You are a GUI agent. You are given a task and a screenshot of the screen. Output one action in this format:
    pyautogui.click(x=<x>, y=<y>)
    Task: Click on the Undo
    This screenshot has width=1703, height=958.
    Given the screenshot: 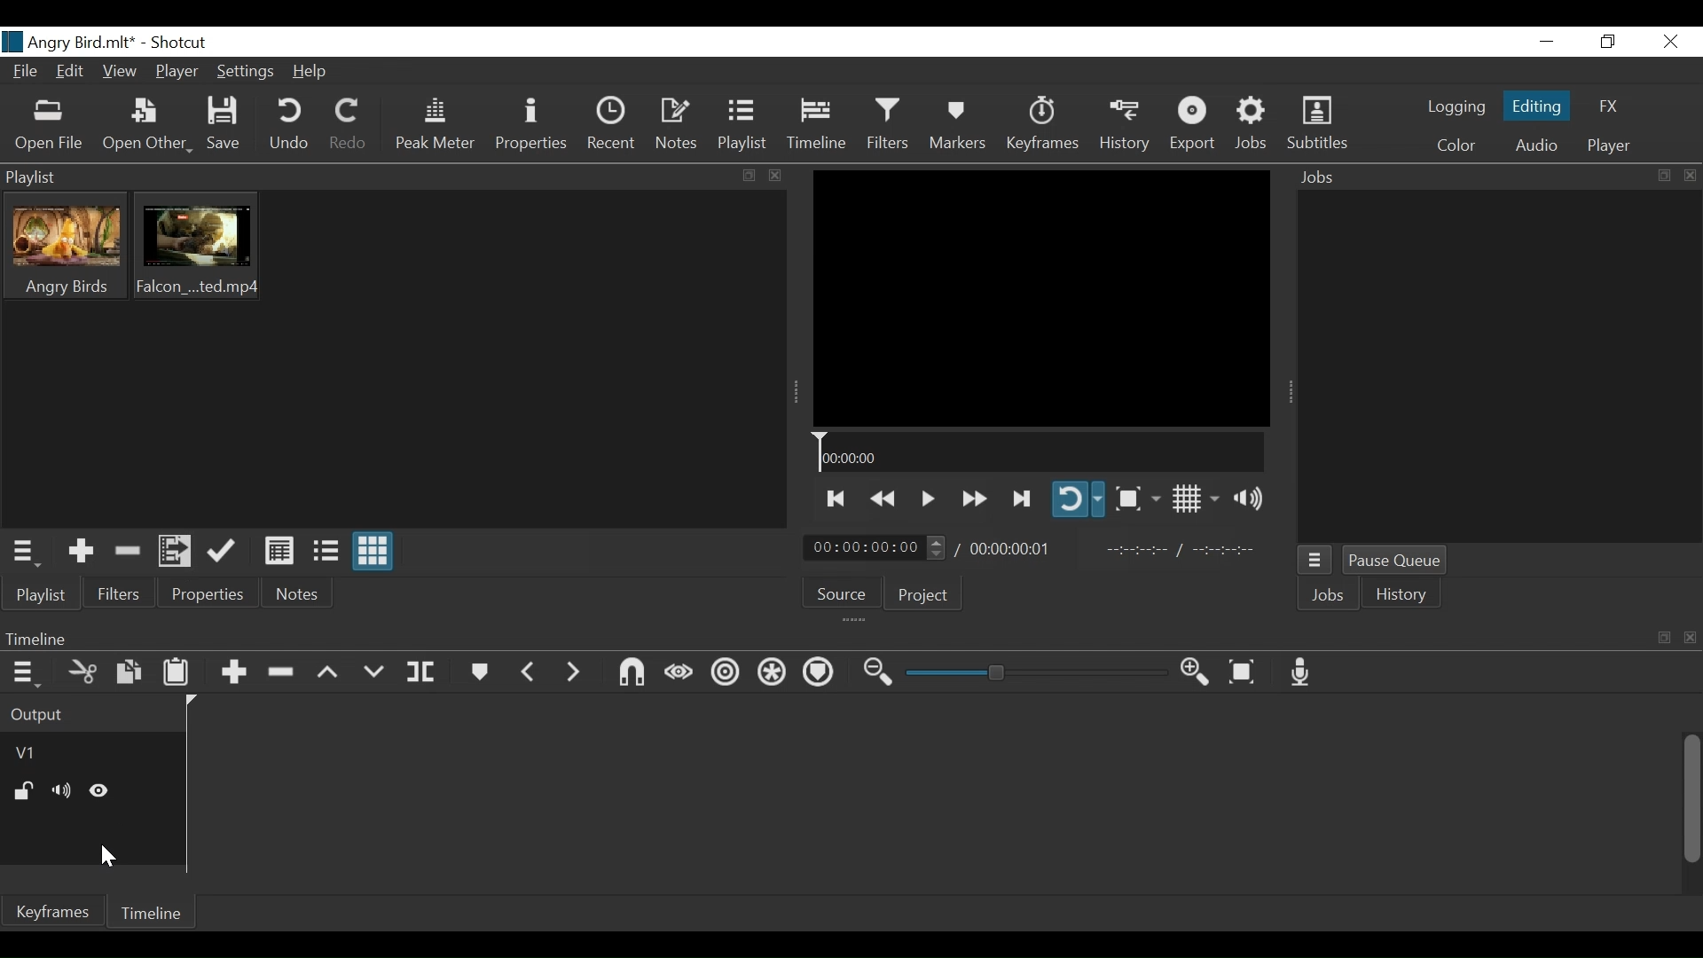 What is the action you would take?
    pyautogui.click(x=291, y=126)
    